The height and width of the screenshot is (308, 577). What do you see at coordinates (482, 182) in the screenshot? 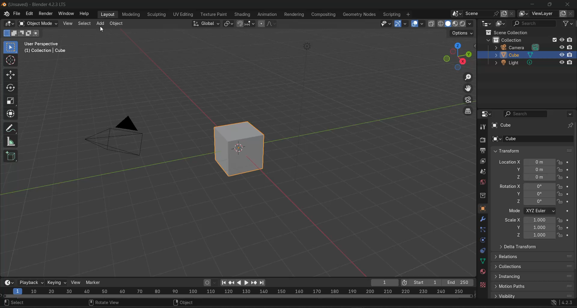
I see `world` at bounding box center [482, 182].